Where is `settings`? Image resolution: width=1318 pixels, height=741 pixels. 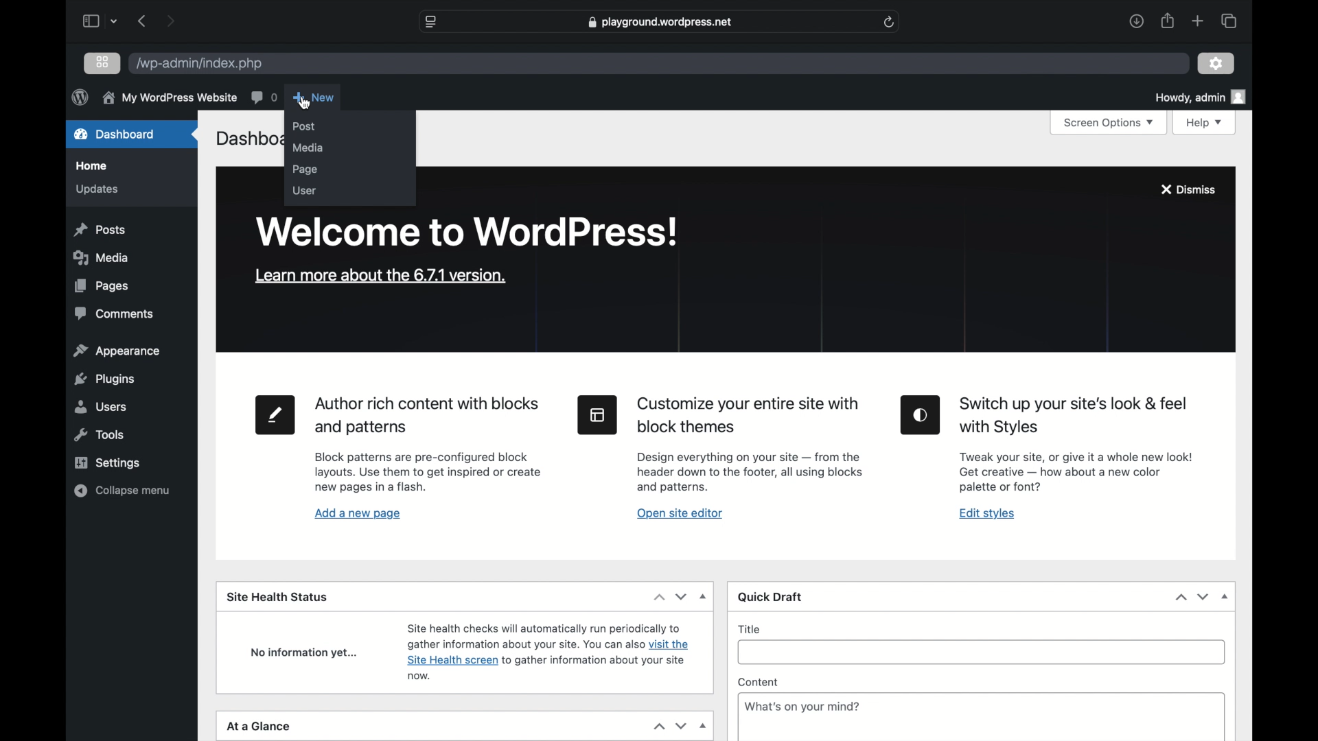 settings is located at coordinates (107, 462).